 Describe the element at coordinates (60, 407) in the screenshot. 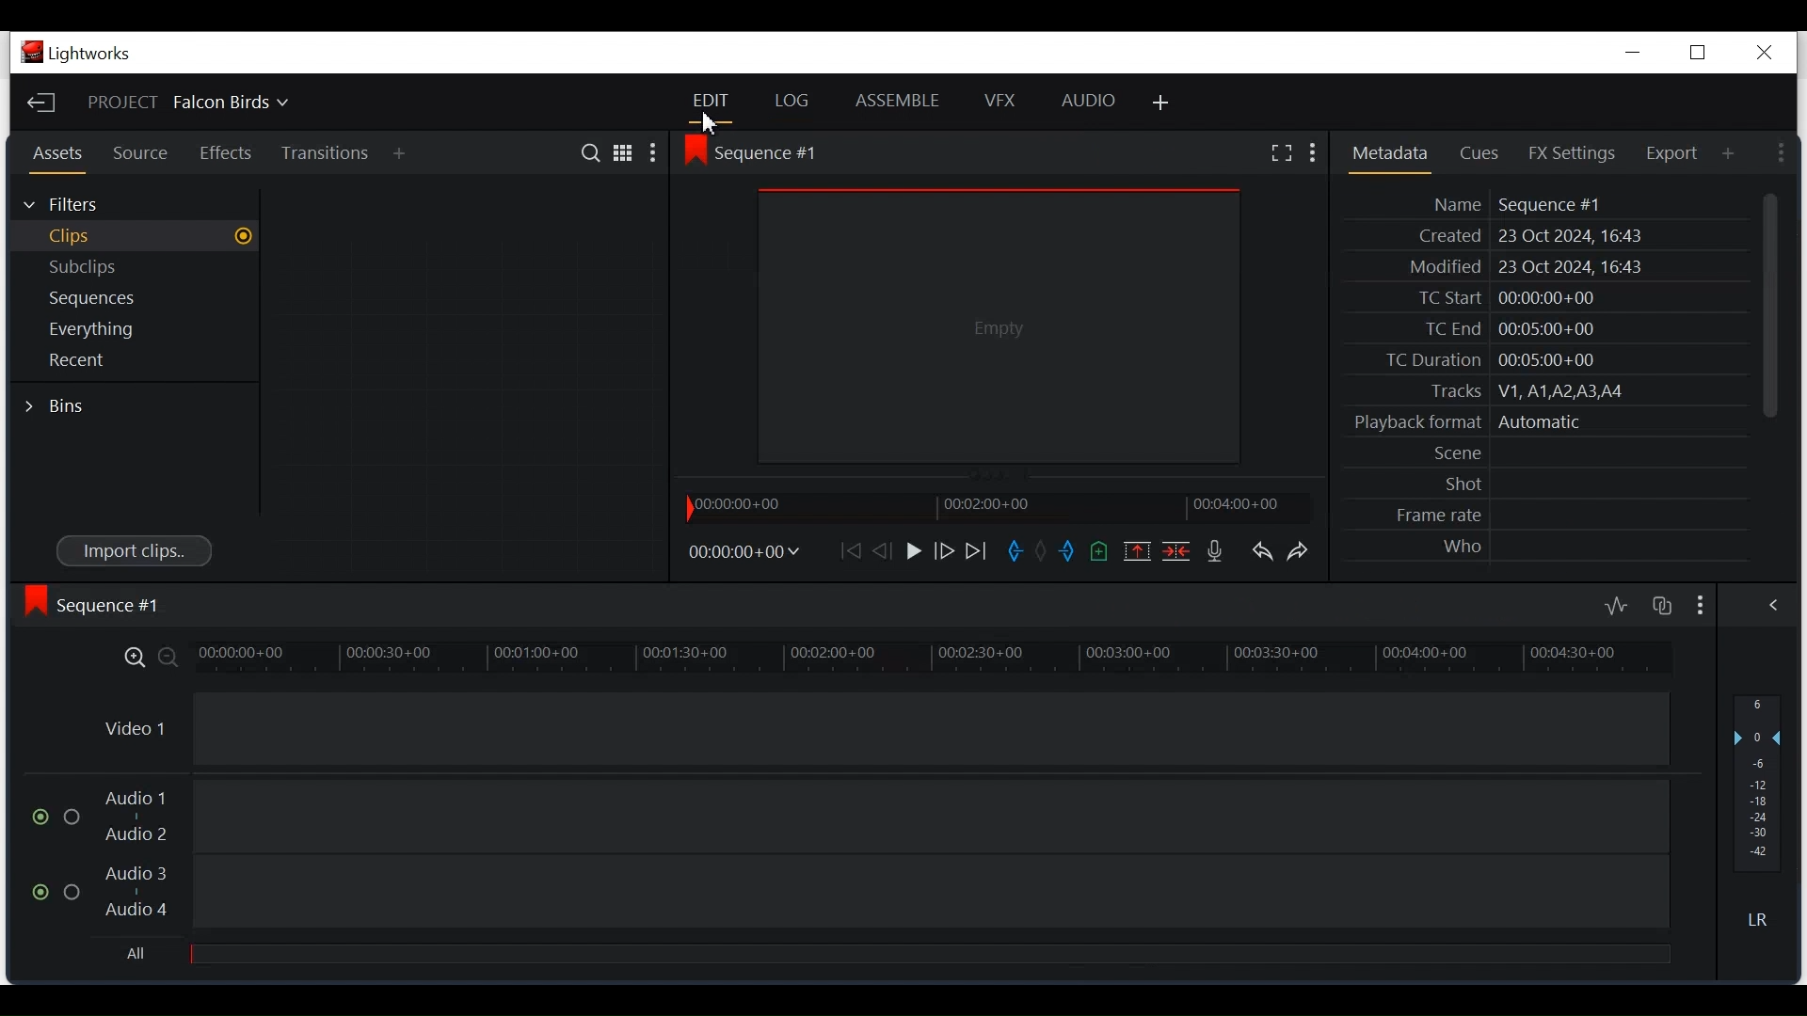

I see `Bins` at that location.